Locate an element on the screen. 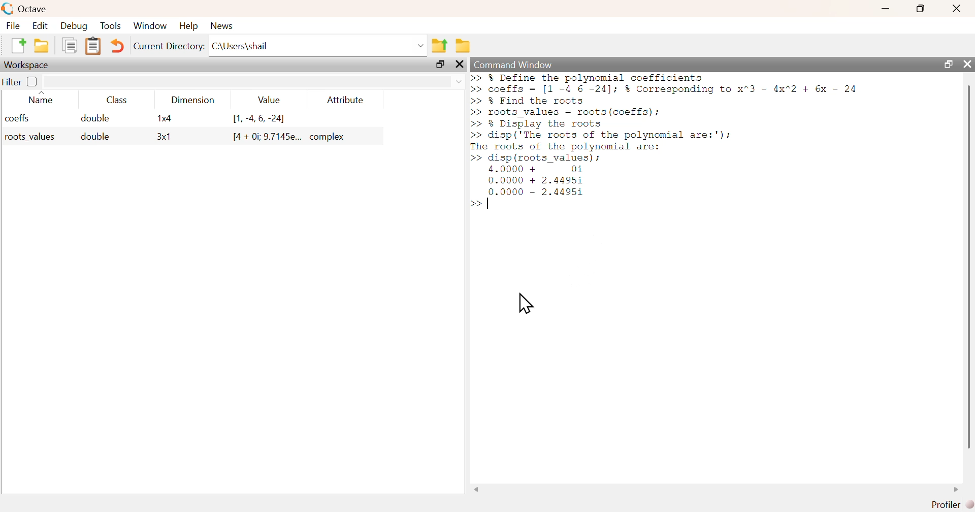  [4 + 0i; 9.7145e... is located at coordinates (267, 137).